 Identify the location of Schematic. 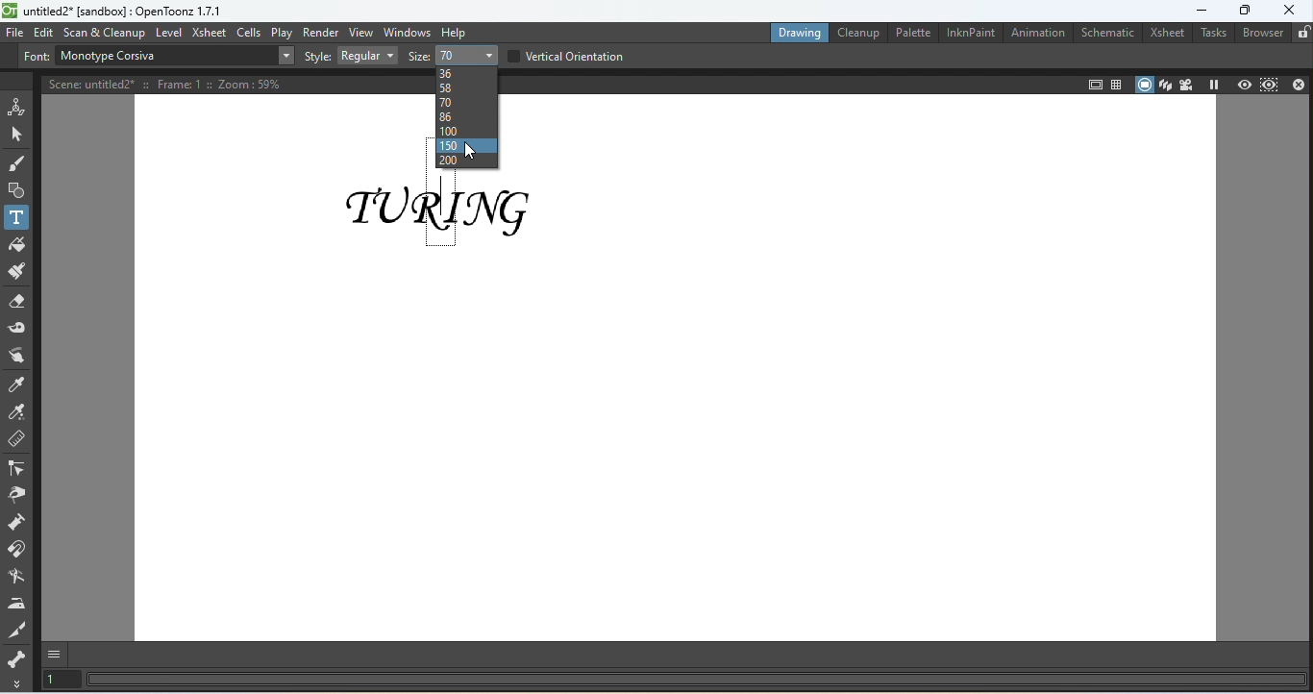
(1103, 33).